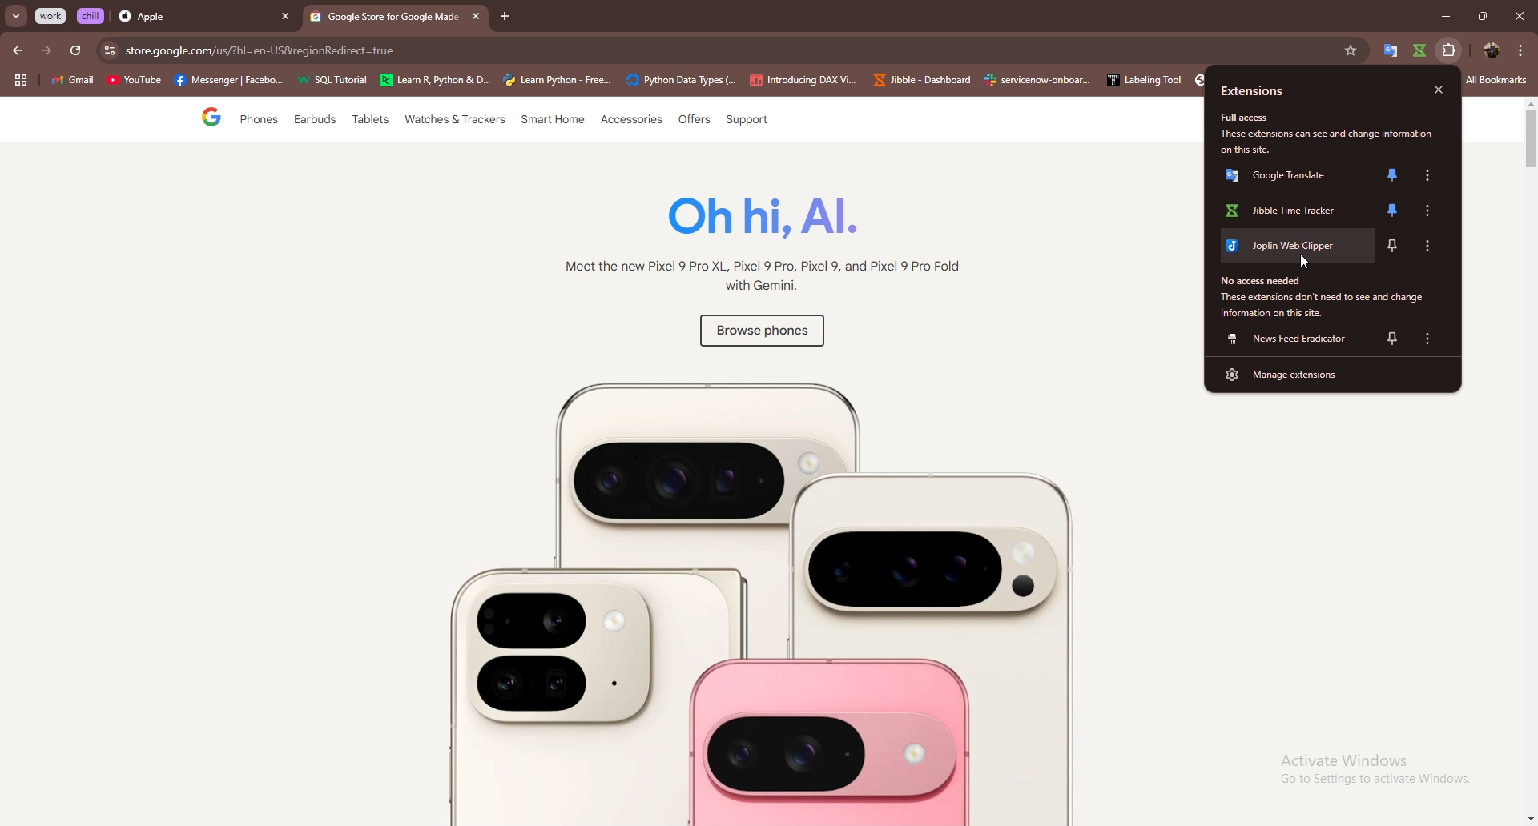 The image size is (1538, 826). I want to click on option, so click(1433, 244).